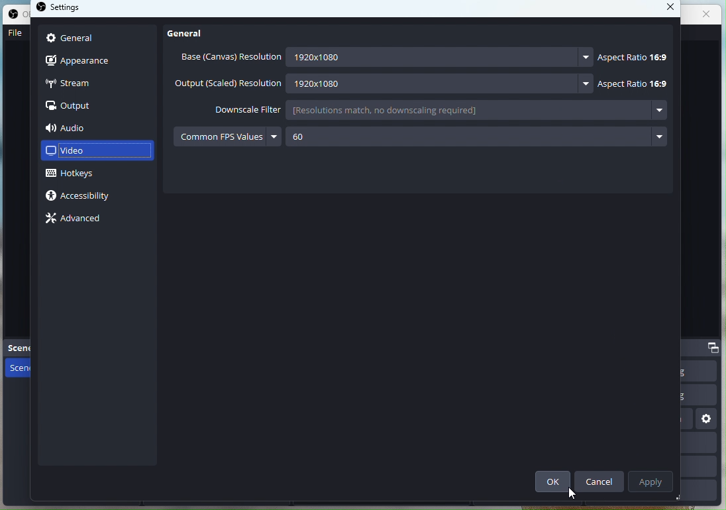 This screenshot has width=726, height=510. Describe the element at coordinates (434, 83) in the screenshot. I see `1280x1080` at that location.